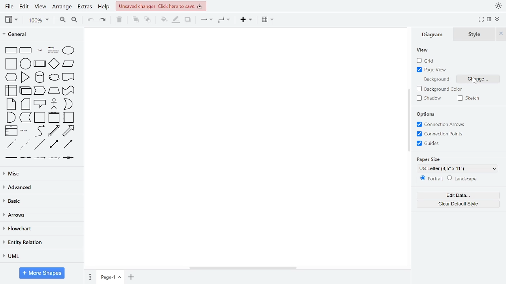 This screenshot has width=506, height=284. I want to click on diagram, so click(436, 35).